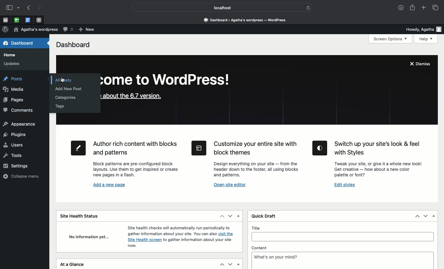 The height and width of the screenshot is (269, 444). What do you see at coordinates (221, 265) in the screenshot?
I see `Up` at bounding box center [221, 265].